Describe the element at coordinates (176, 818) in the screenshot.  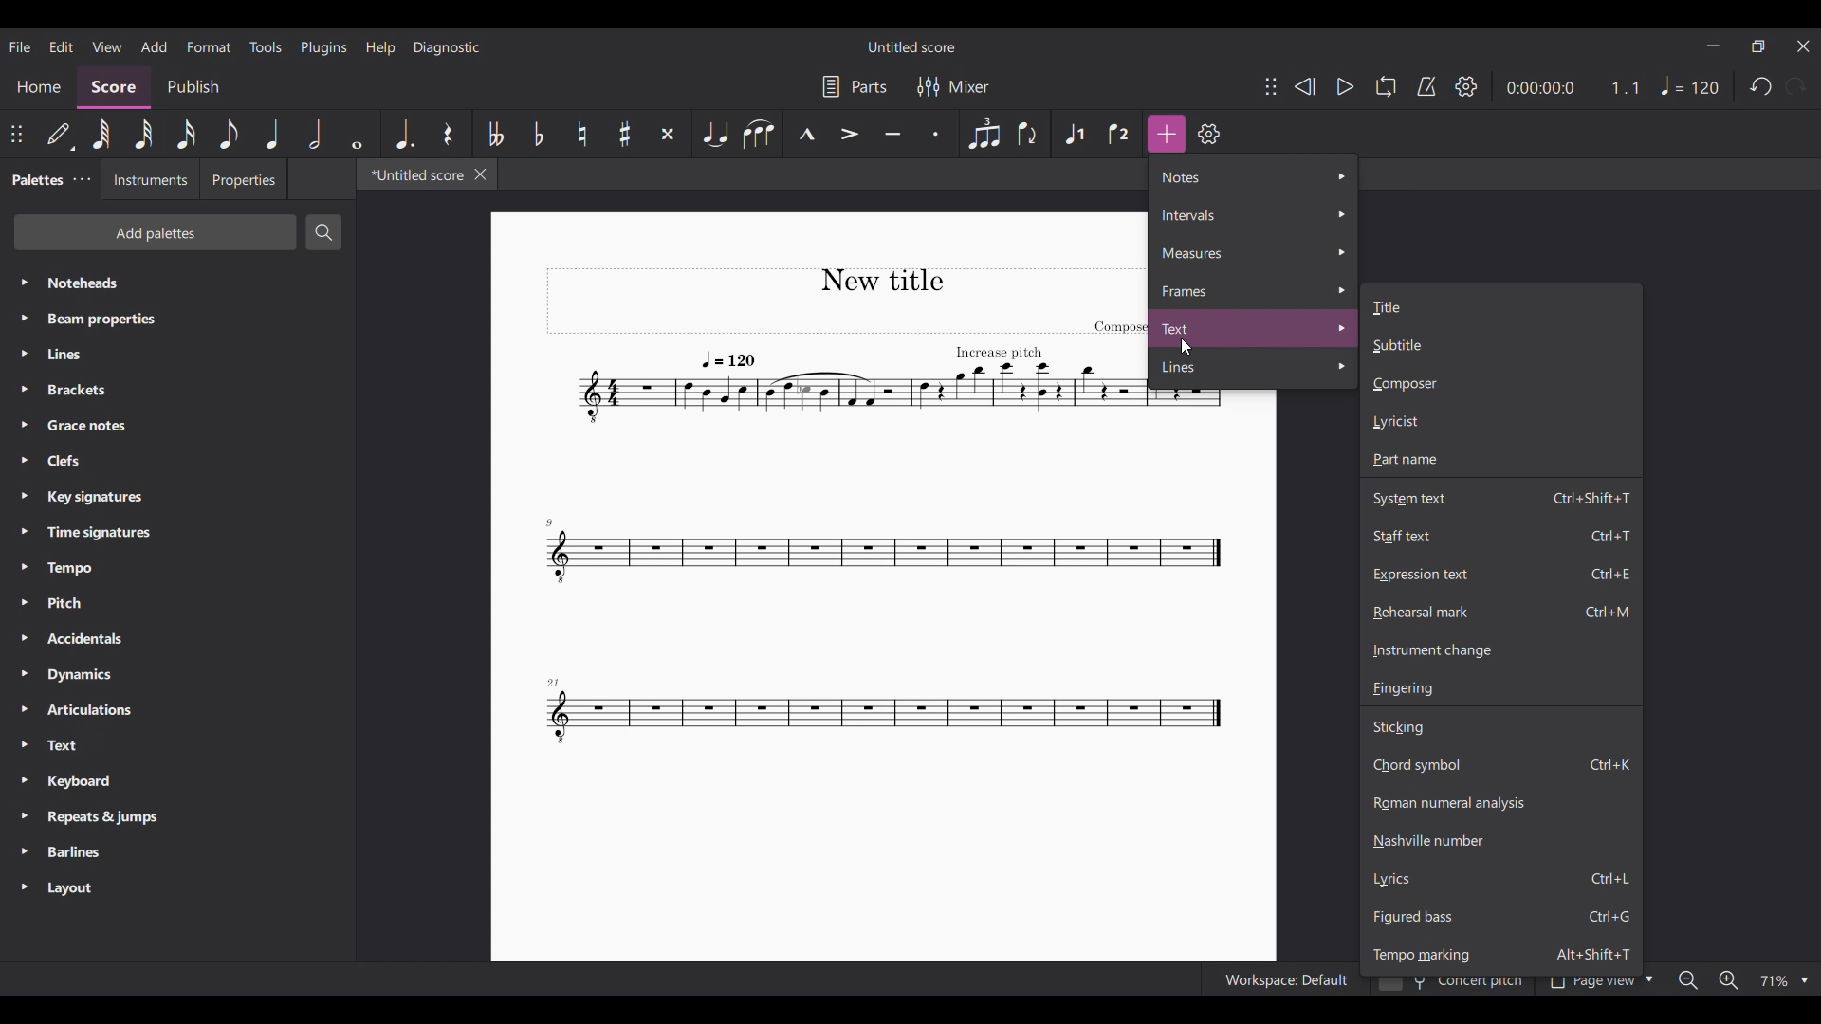
I see `Repeats & jumps` at that location.